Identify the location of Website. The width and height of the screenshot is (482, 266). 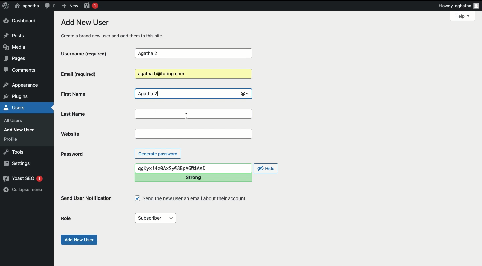
(193, 134).